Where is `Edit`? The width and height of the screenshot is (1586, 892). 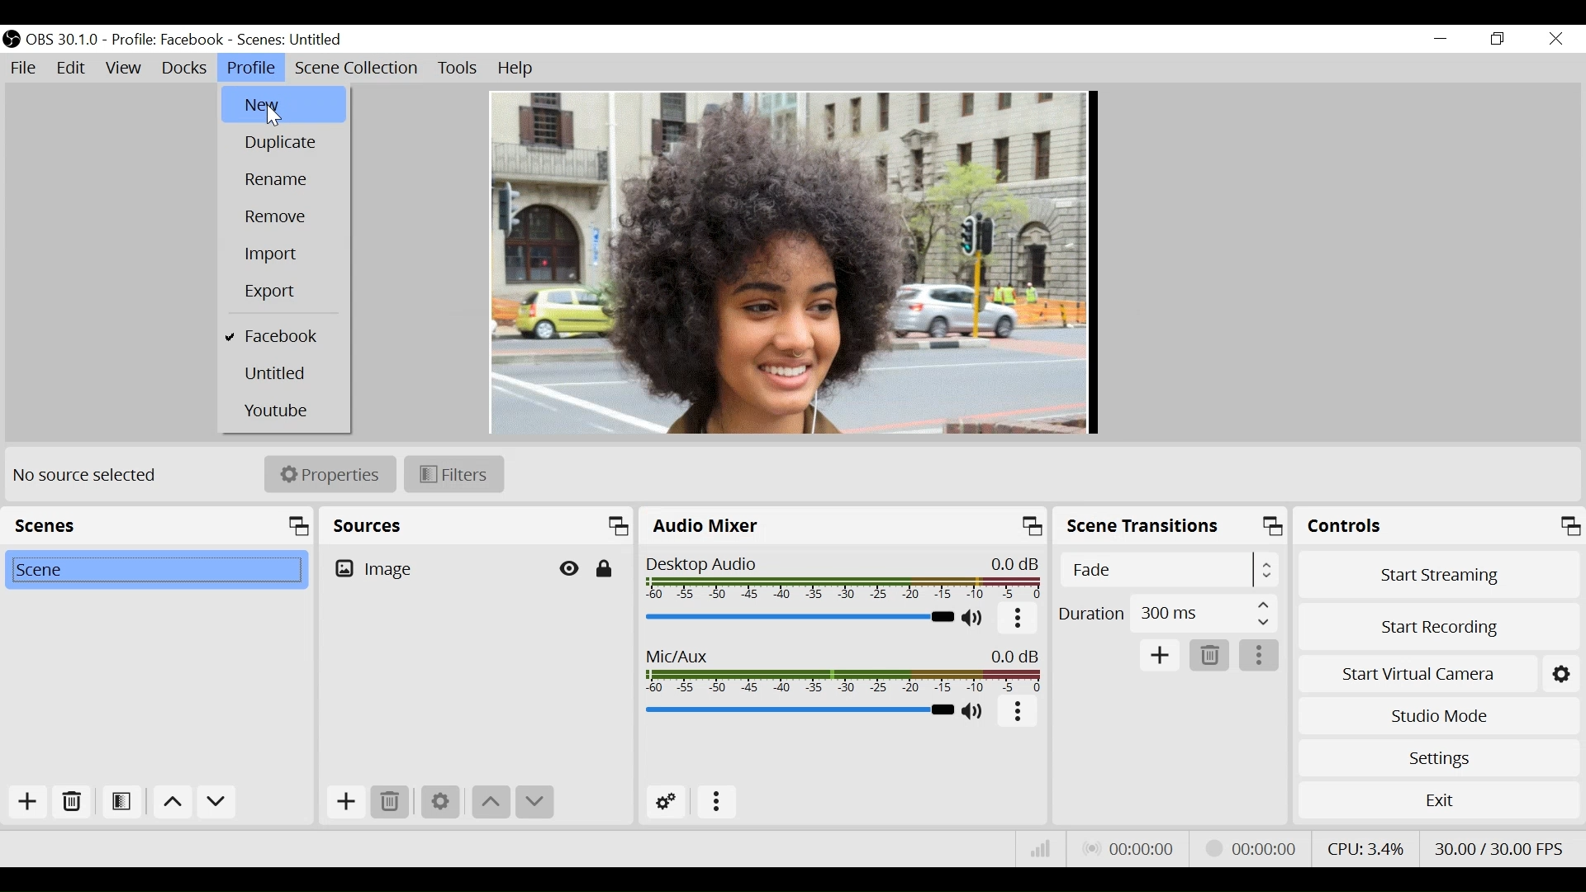 Edit is located at coordinates (73, 69).